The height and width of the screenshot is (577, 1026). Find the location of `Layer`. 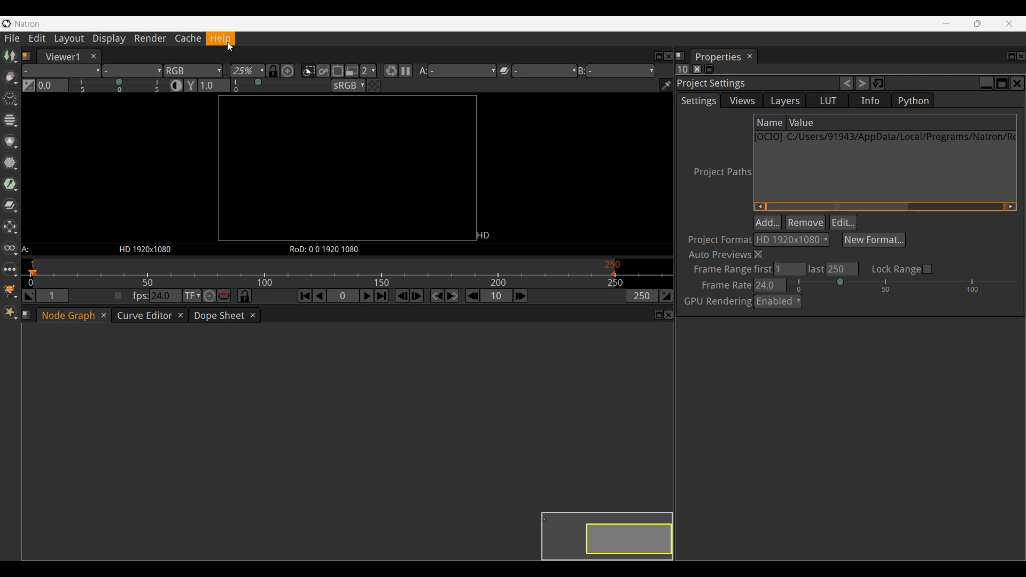

Layer is located at coordinates (61, 71).